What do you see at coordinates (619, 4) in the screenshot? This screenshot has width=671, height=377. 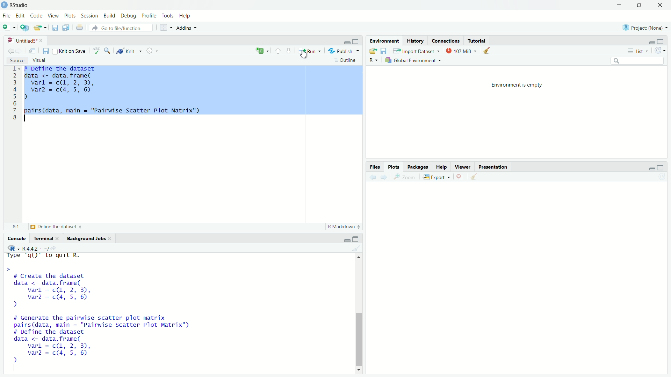 I see `Minimize` at bounding box center [619, 4].